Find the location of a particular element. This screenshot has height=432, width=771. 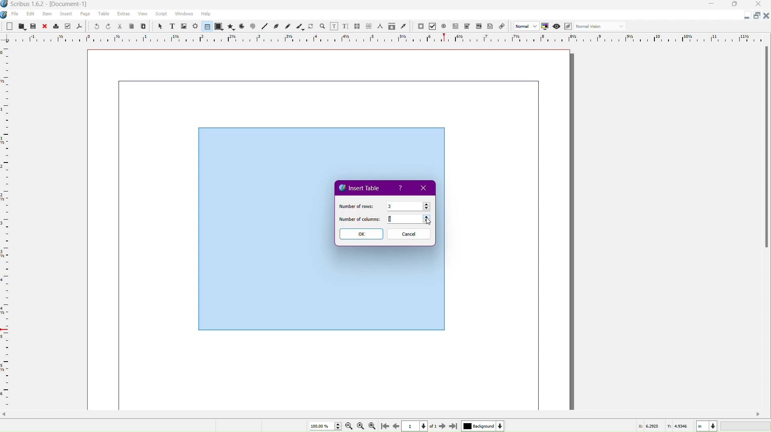

Window is located at coordinates (183, 15).